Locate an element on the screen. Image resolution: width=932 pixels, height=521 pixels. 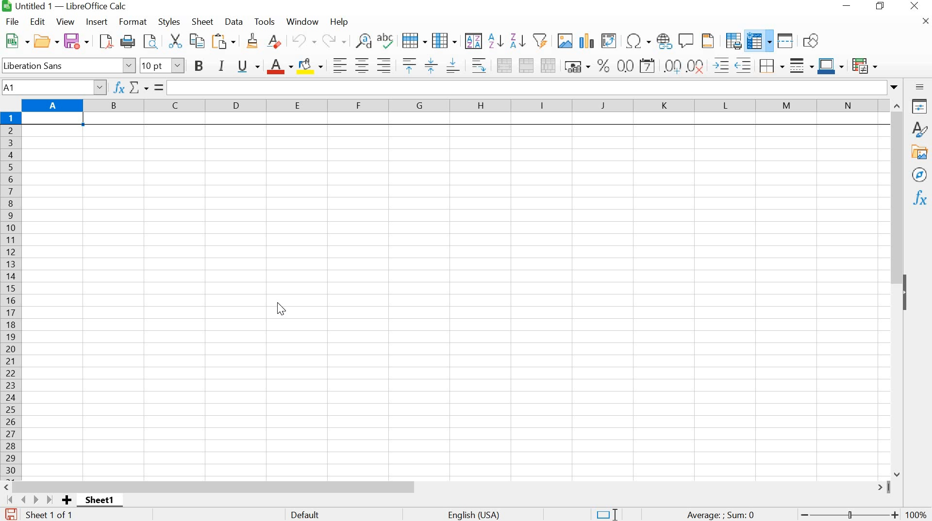
ALIGN LEFT is located at coordinates (338, 65).